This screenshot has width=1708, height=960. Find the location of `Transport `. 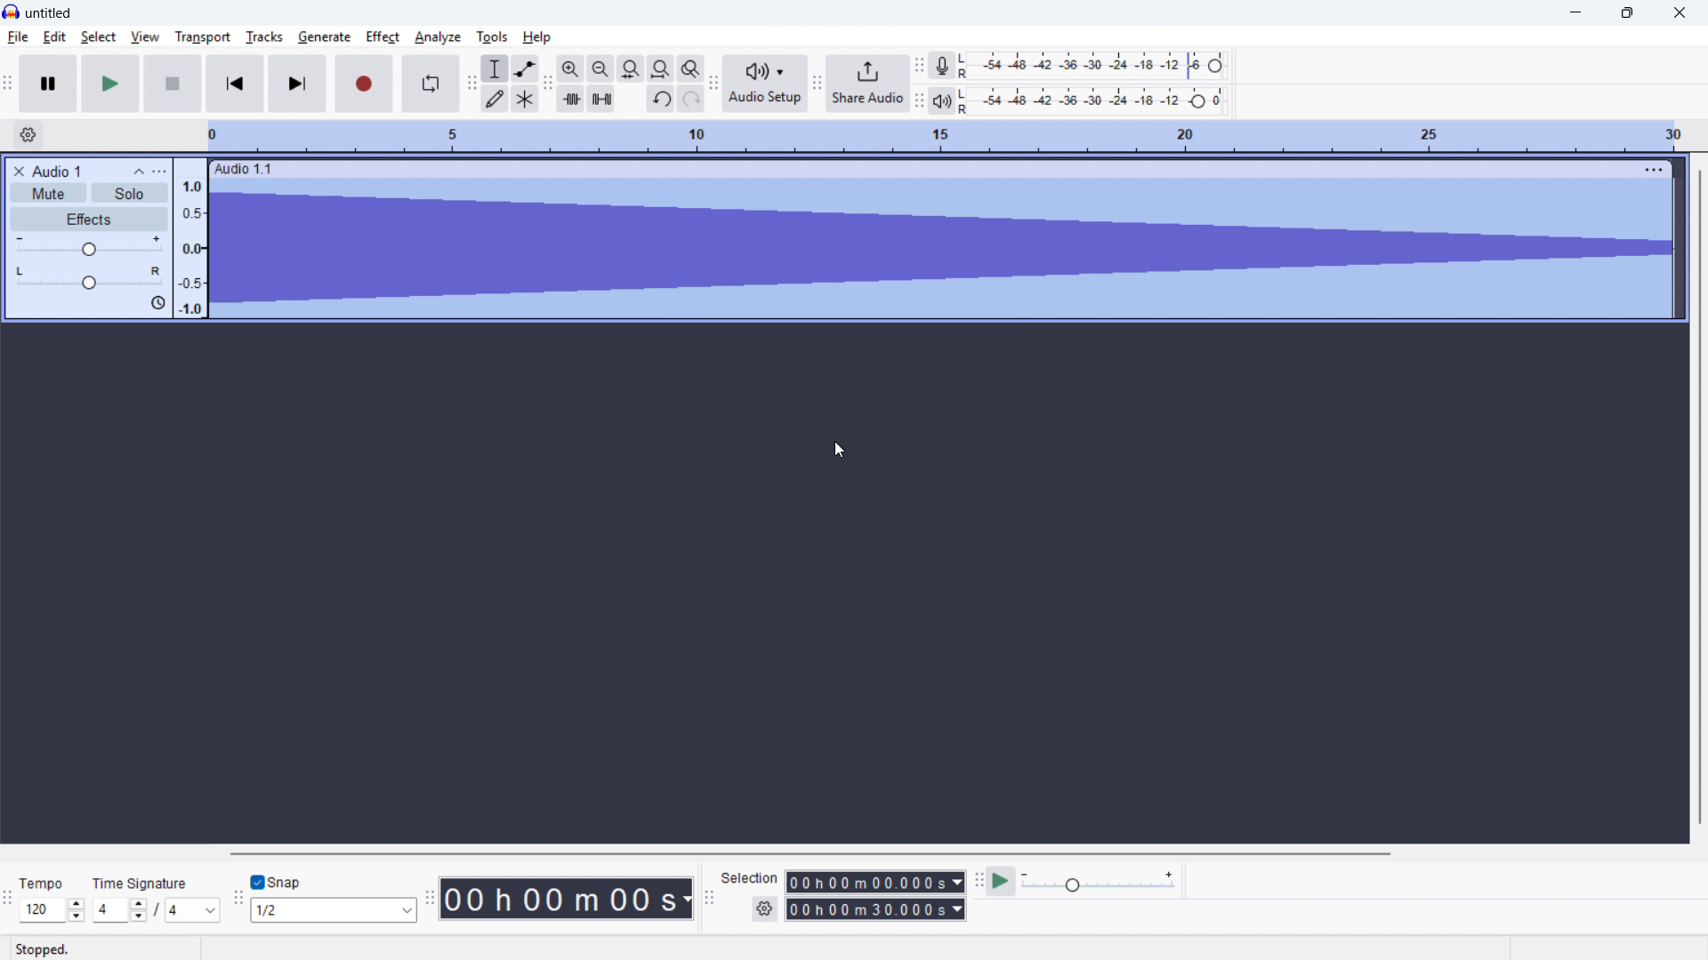

Transport  is located at coordinates (201, 36).